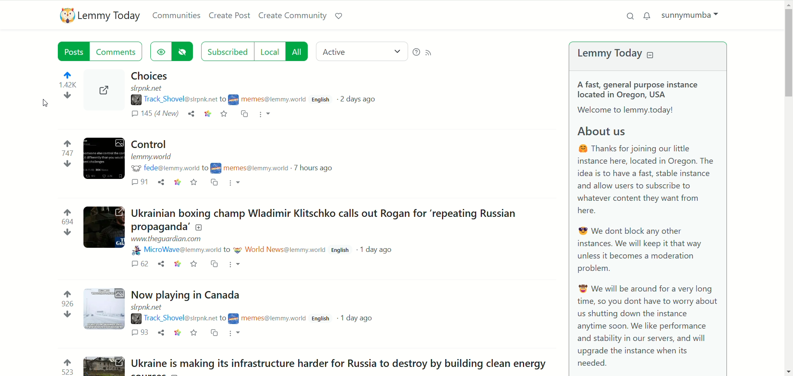  What do you see at coordinates (106, 366) in the screenshot?
I see `Thumbnail` at bounding box center [106, 366].